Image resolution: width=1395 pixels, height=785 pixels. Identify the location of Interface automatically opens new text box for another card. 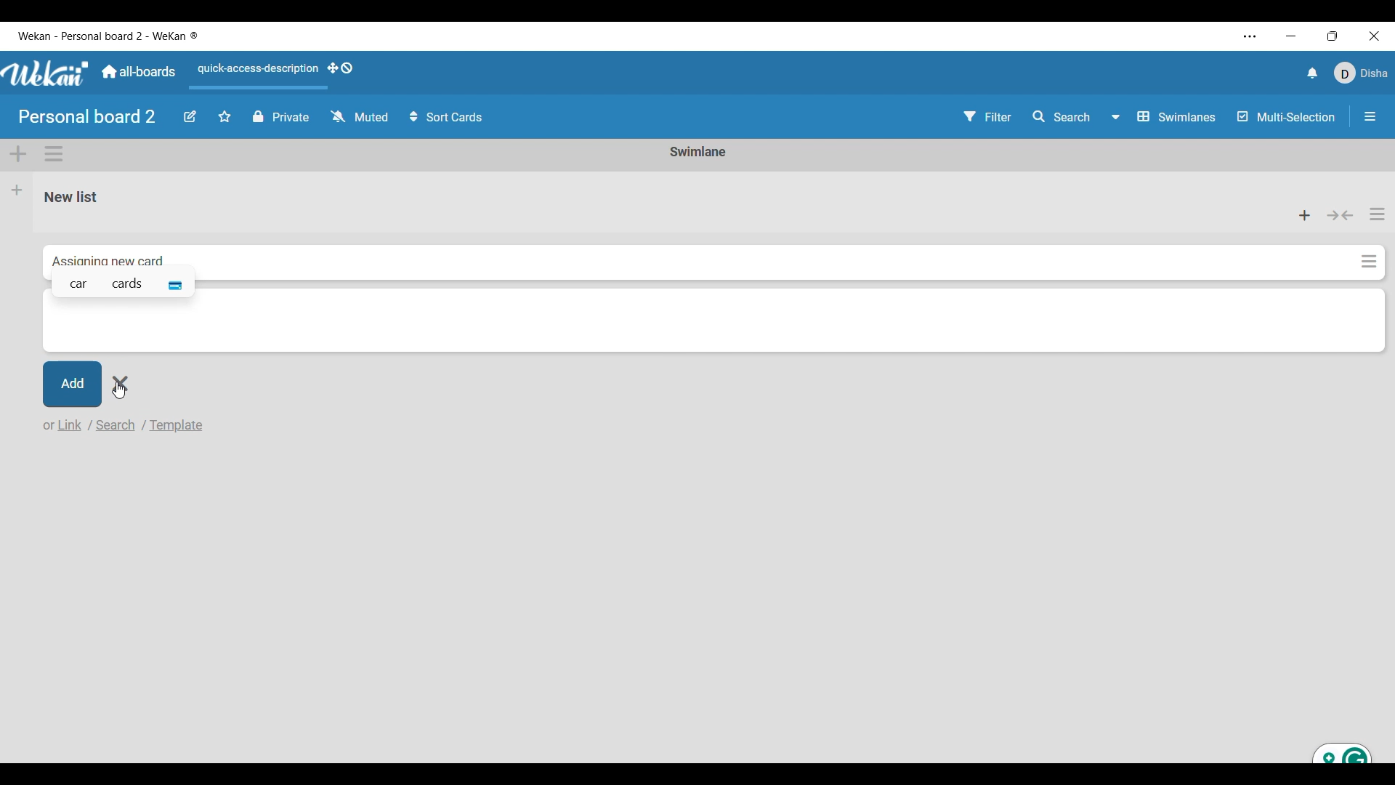
(714, 326).